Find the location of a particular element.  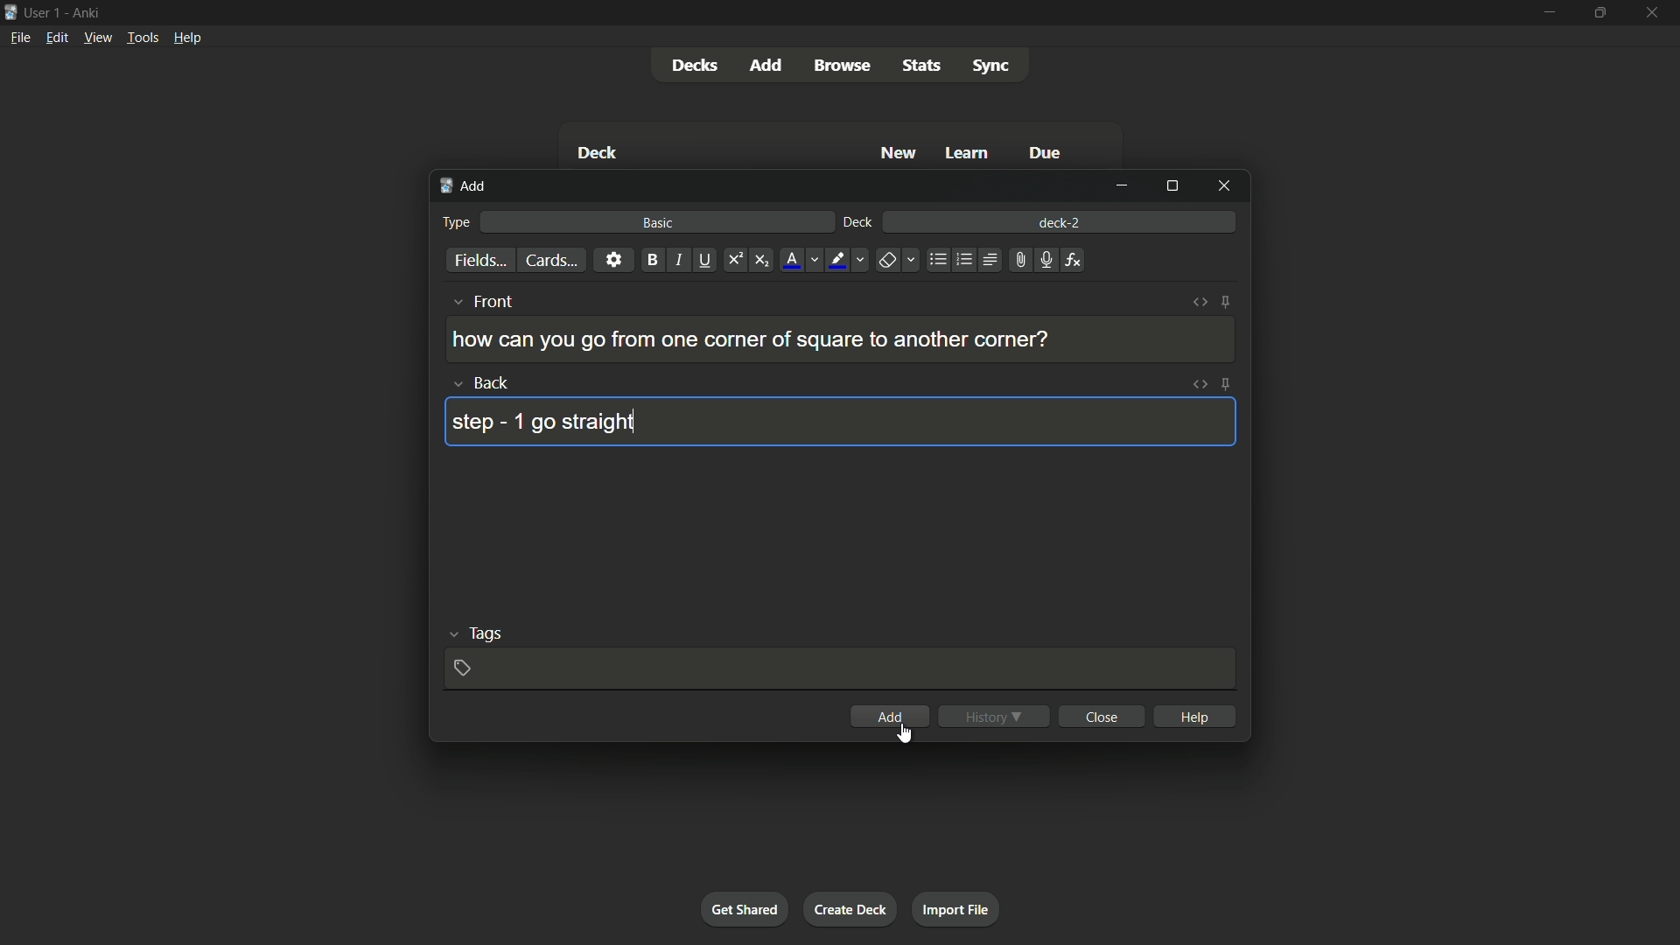

app name is located at coordinates (87, 13).